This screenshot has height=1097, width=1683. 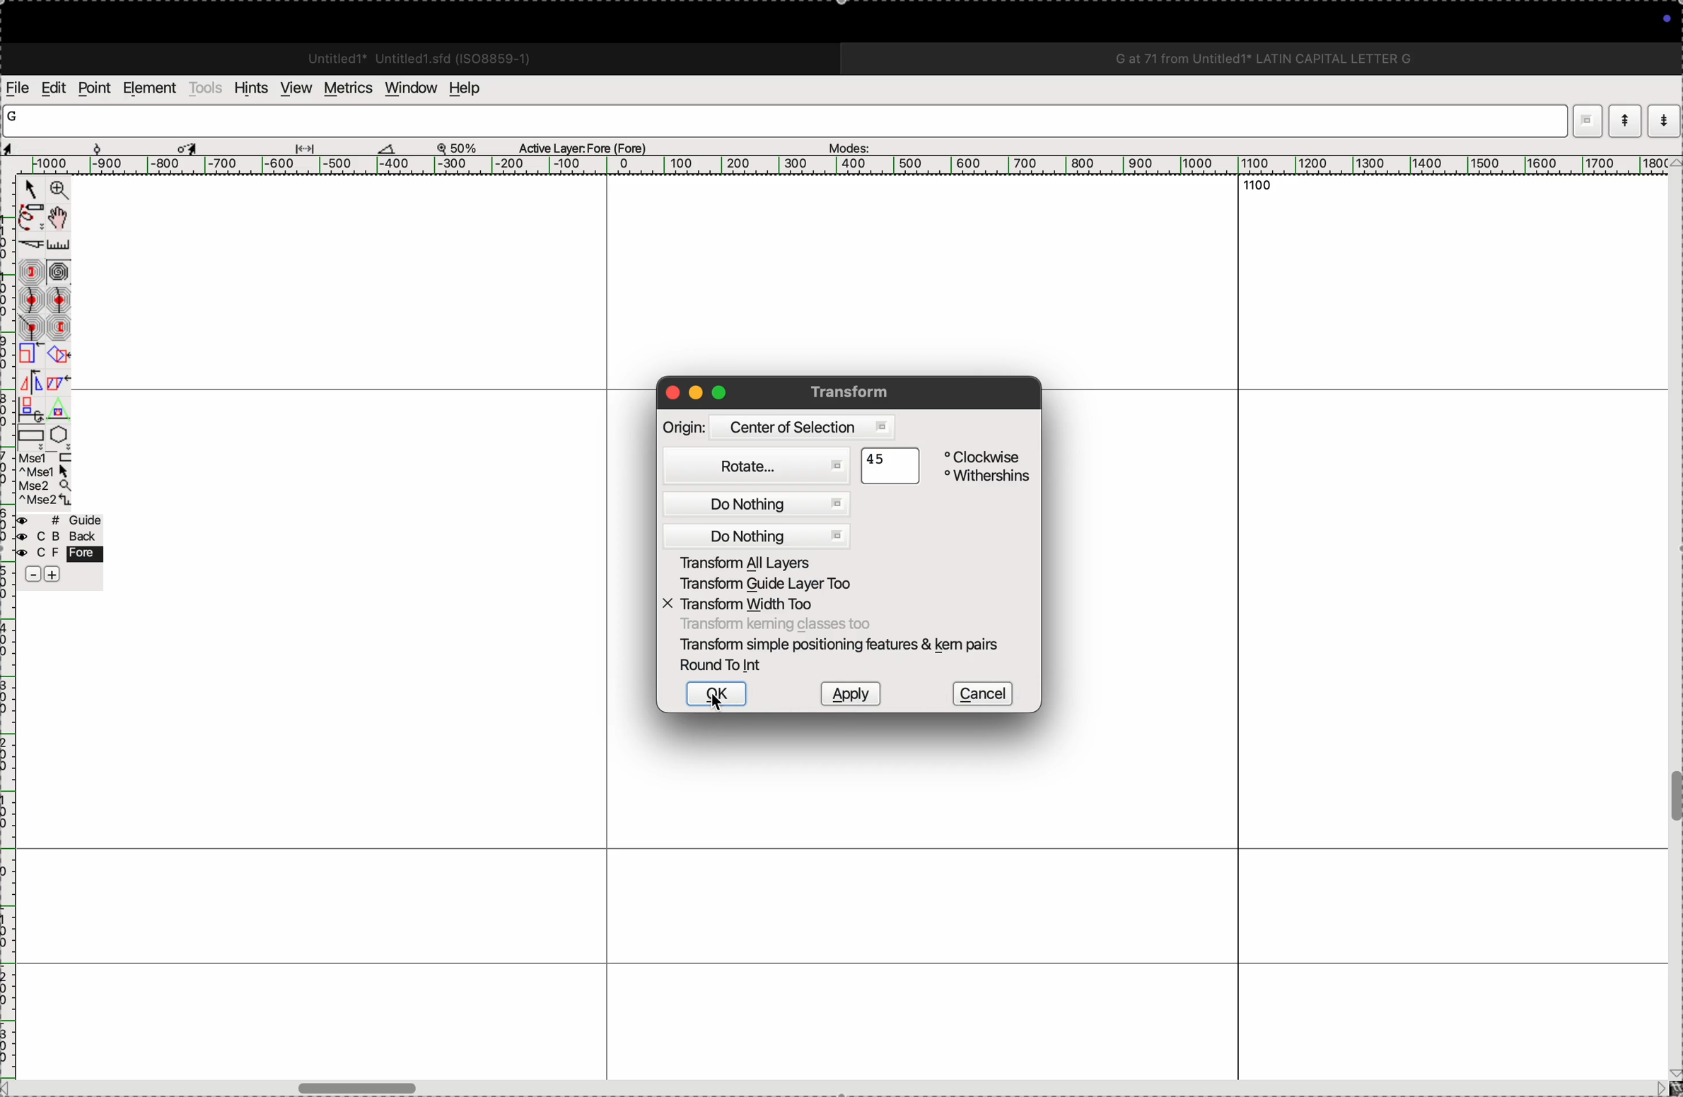 I want to click on 1100, so click(x=1261, y=189).